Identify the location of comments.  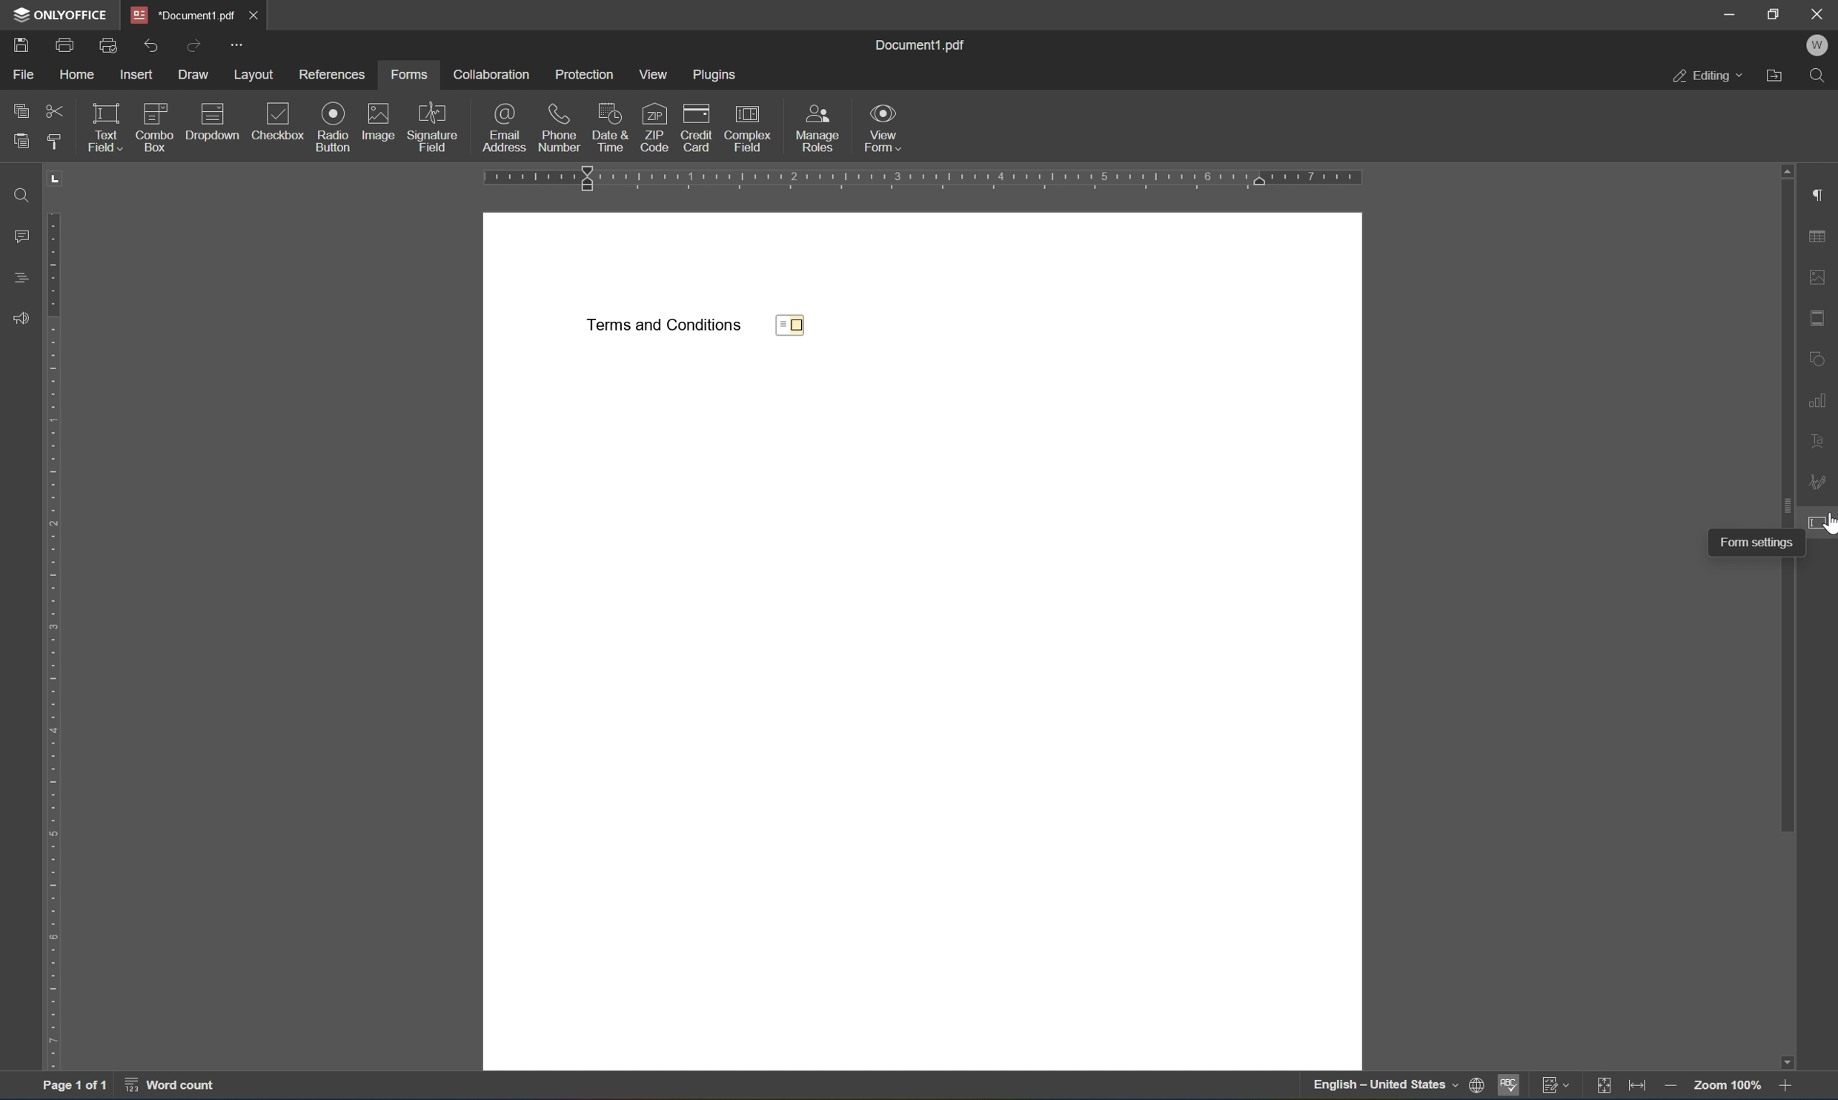
(21, 234).